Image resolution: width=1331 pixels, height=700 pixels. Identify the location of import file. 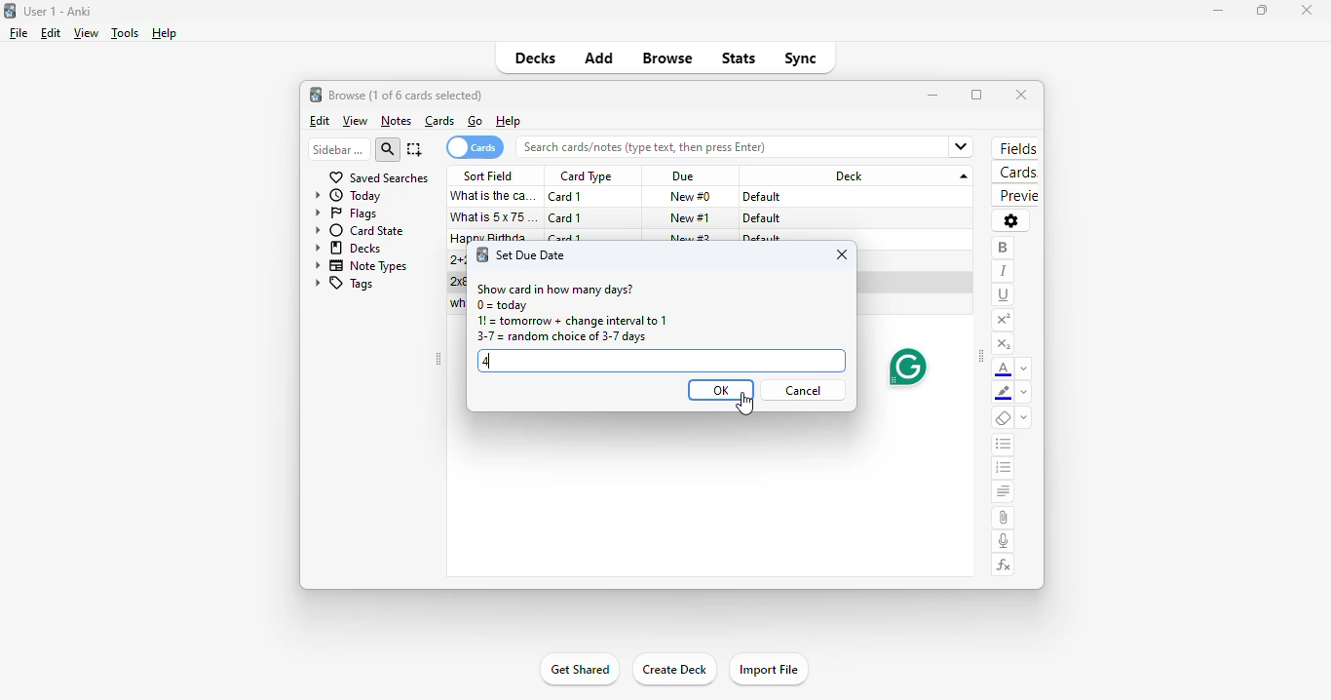
(769, 669).